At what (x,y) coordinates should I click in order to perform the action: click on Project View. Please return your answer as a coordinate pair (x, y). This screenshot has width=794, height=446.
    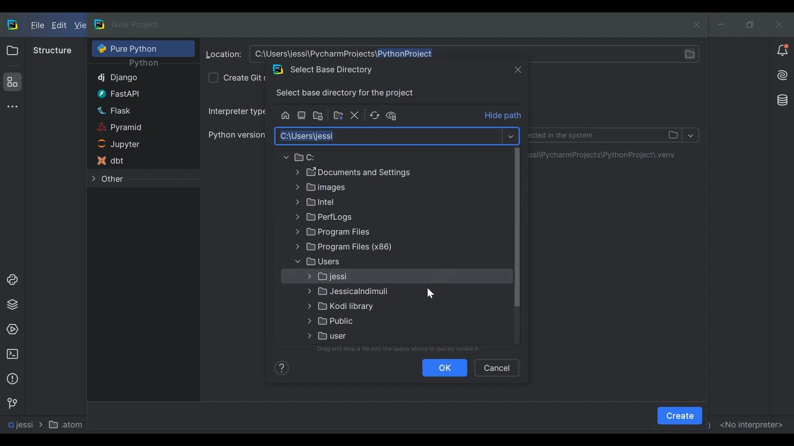
    Looking at the image, I should click on (12, 50).